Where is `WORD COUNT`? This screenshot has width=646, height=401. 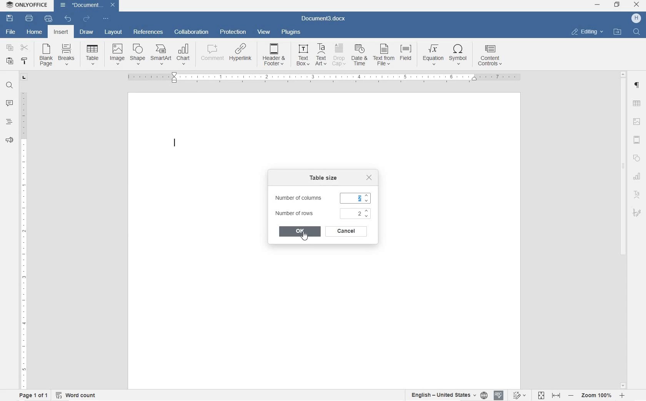
WORD COUNT is located at coordinates (77, 394).